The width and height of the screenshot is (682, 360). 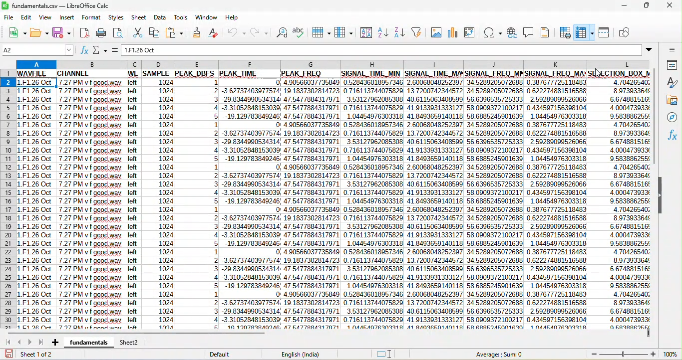 What do you see at coordinates (390, 48) in the screenshot?
I see `formula bar` at bounding box center [390, 48].